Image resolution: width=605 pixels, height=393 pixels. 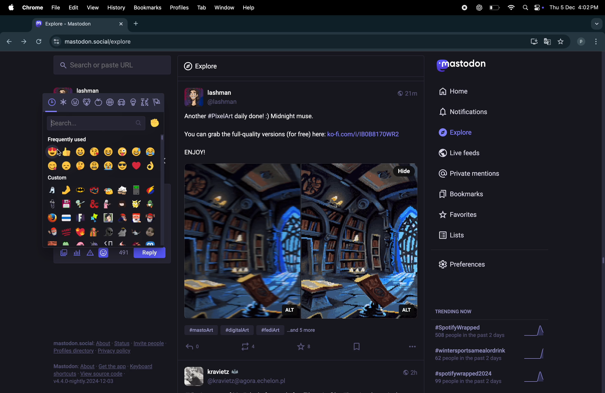 What do you see at coordinates (537, 332) in the screenshot?
I see `graph` at bounding box center [537, 332].